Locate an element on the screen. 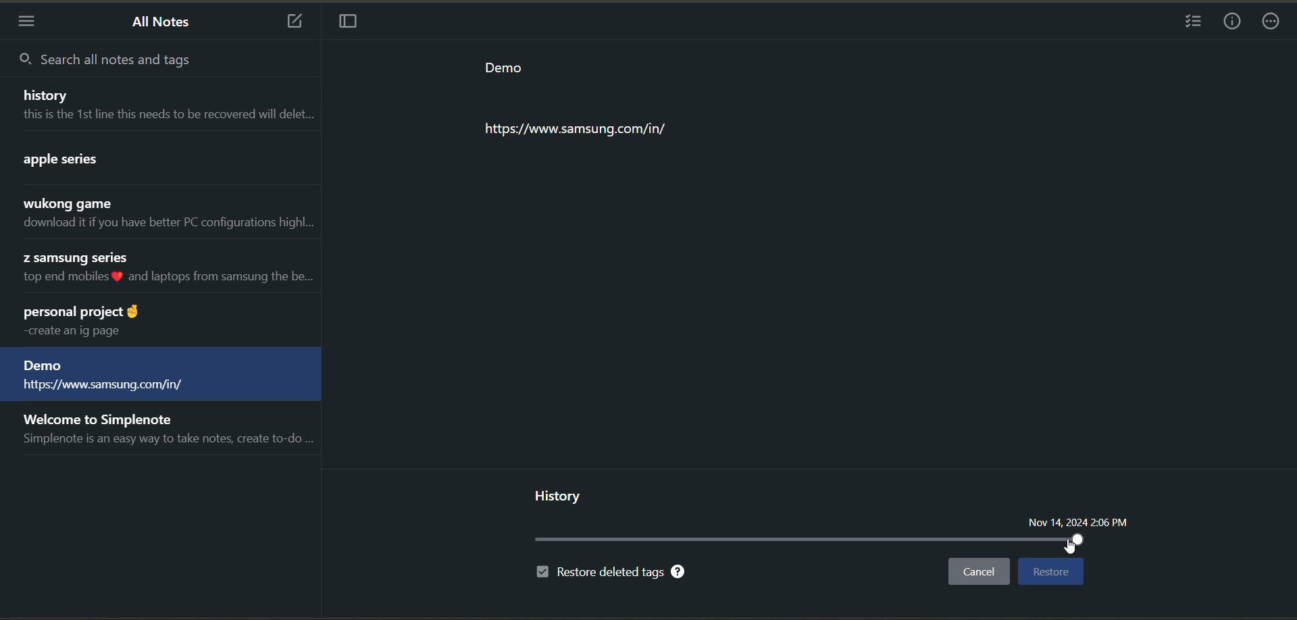  note title and preview is located at coordinates (165, 215).